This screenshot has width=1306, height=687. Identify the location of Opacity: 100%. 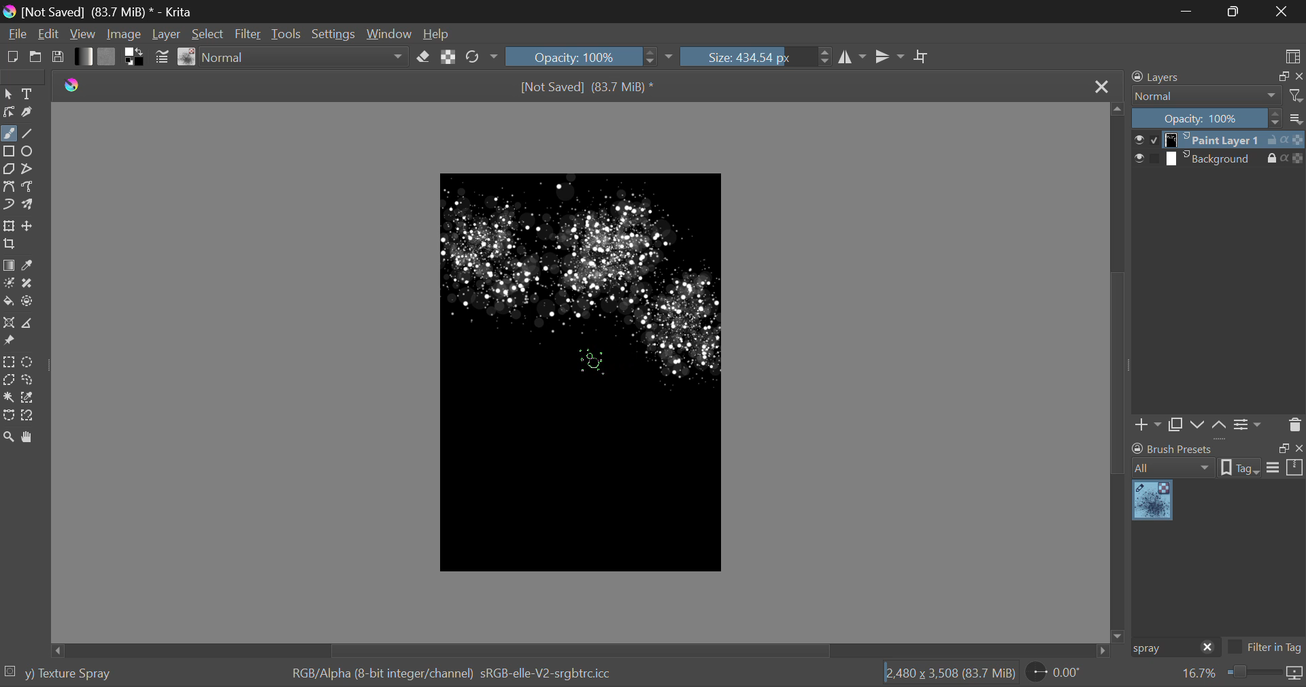
(1207, 119).